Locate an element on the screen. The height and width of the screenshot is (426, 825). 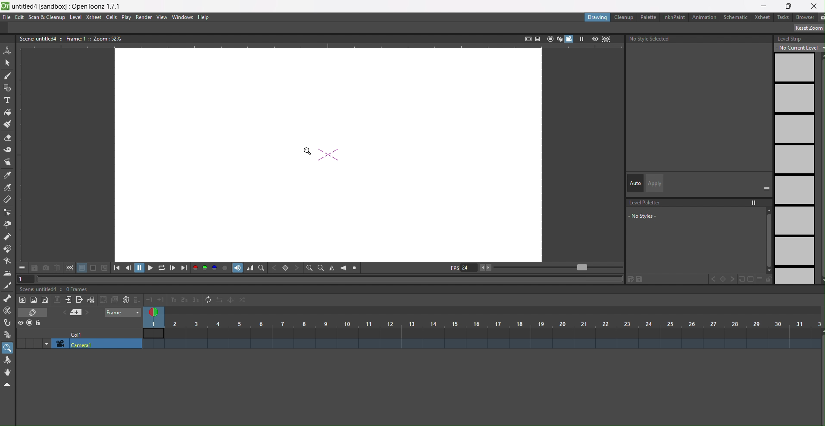
magnet tool is located at coordinates (8, 250).